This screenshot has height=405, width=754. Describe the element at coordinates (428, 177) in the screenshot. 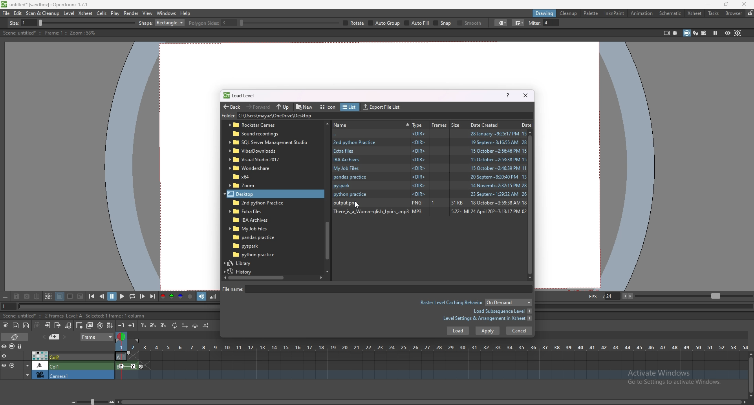

I see `folder` at that location.